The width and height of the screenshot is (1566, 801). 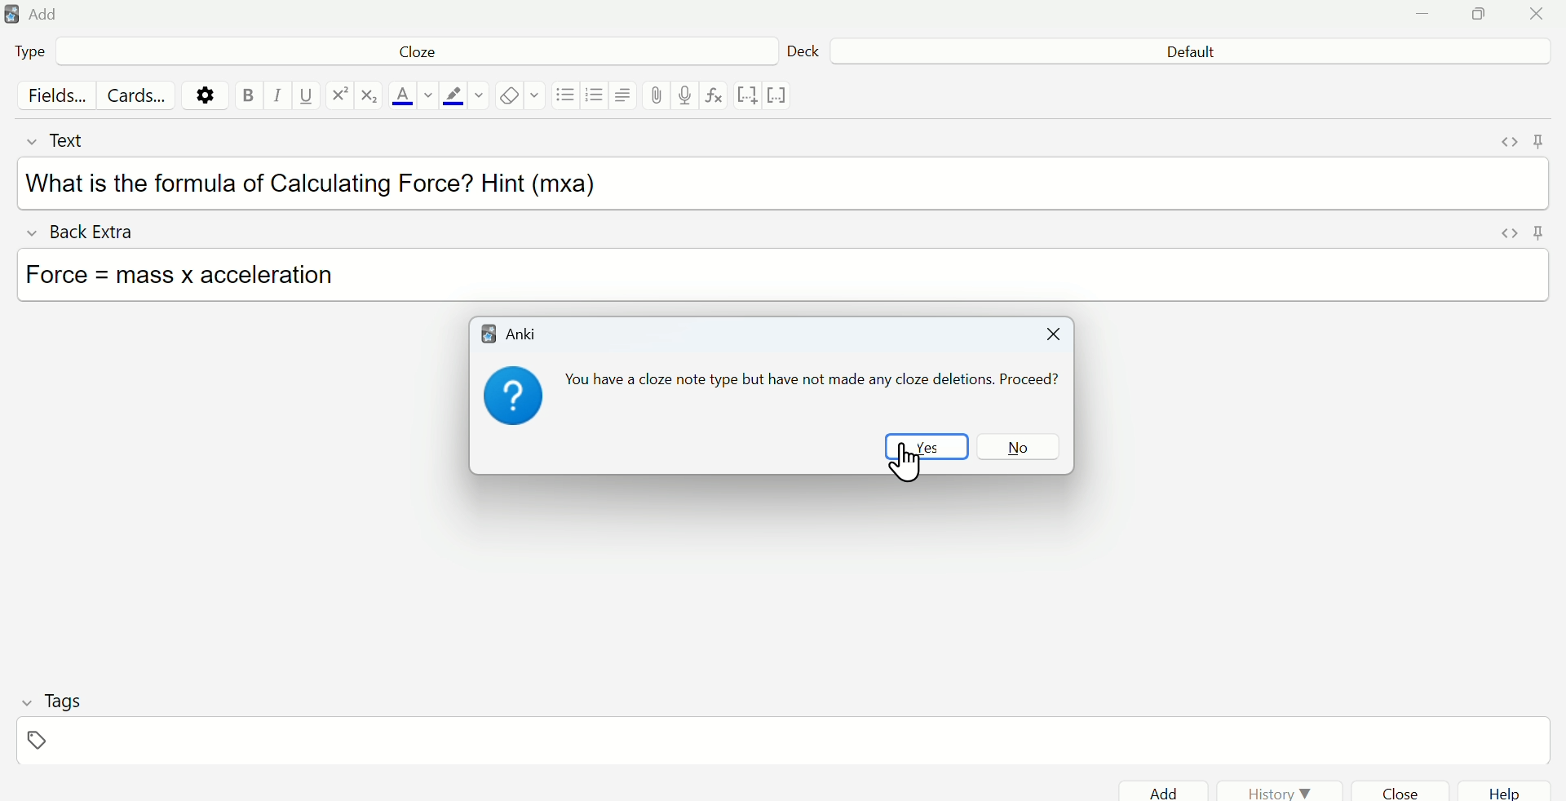 I want to click on Yes, so click(x=927, y=445).